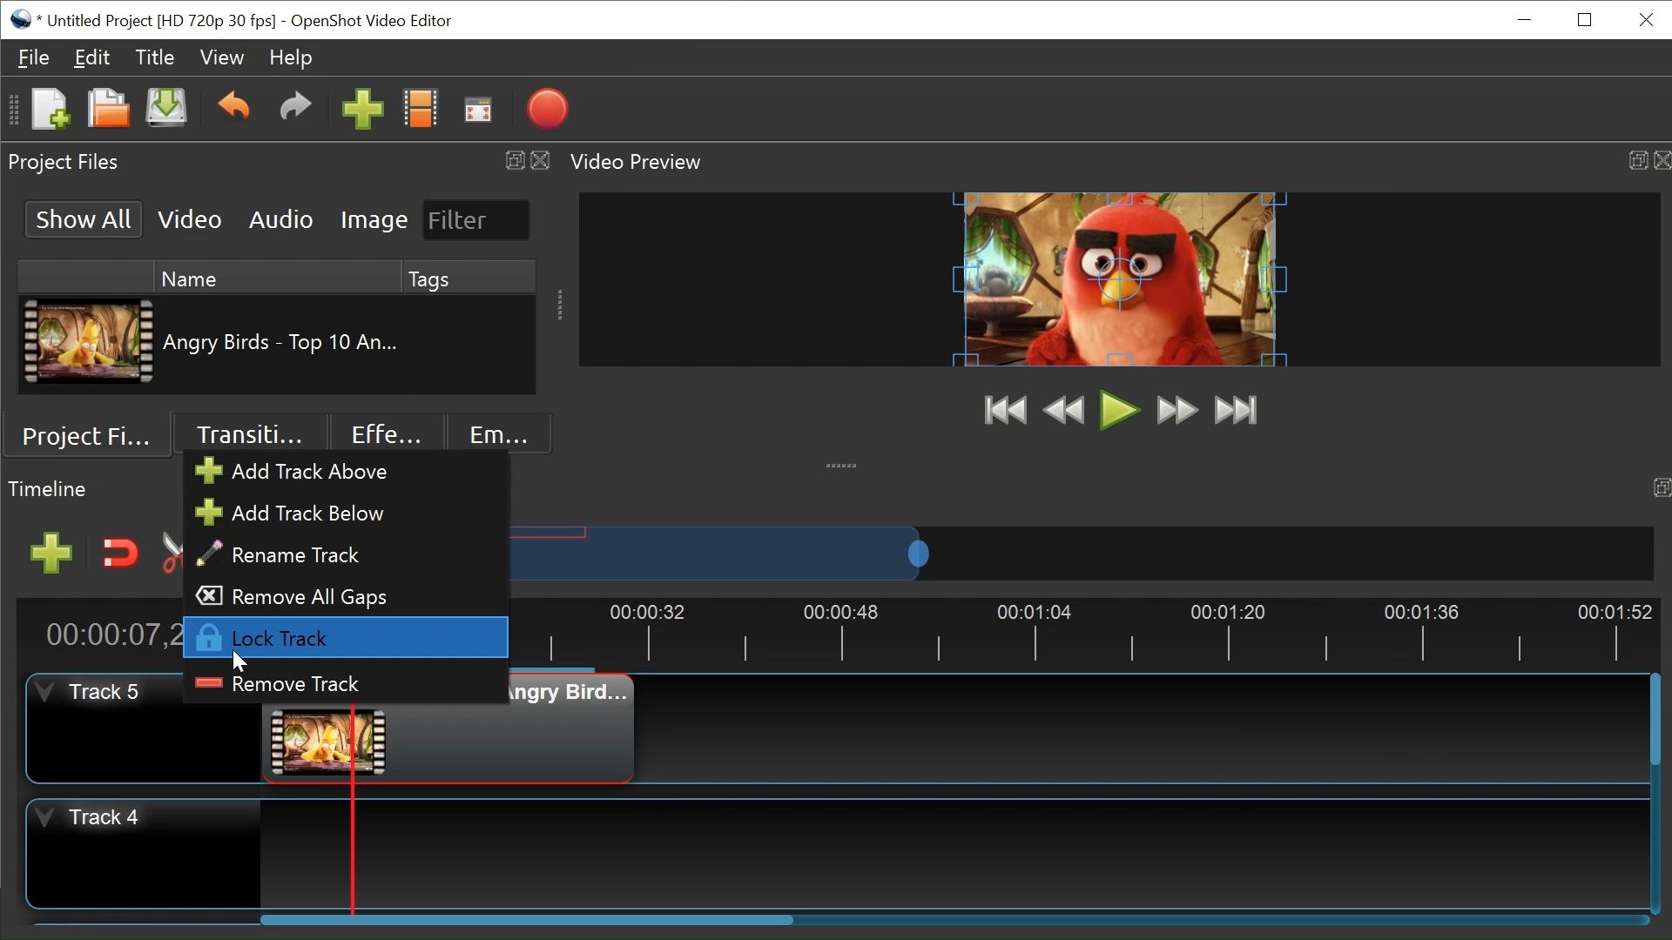  What do you see at coordinates (121, 554) in the screenshot?
I see `Snap` at bounding box center [121, 554].